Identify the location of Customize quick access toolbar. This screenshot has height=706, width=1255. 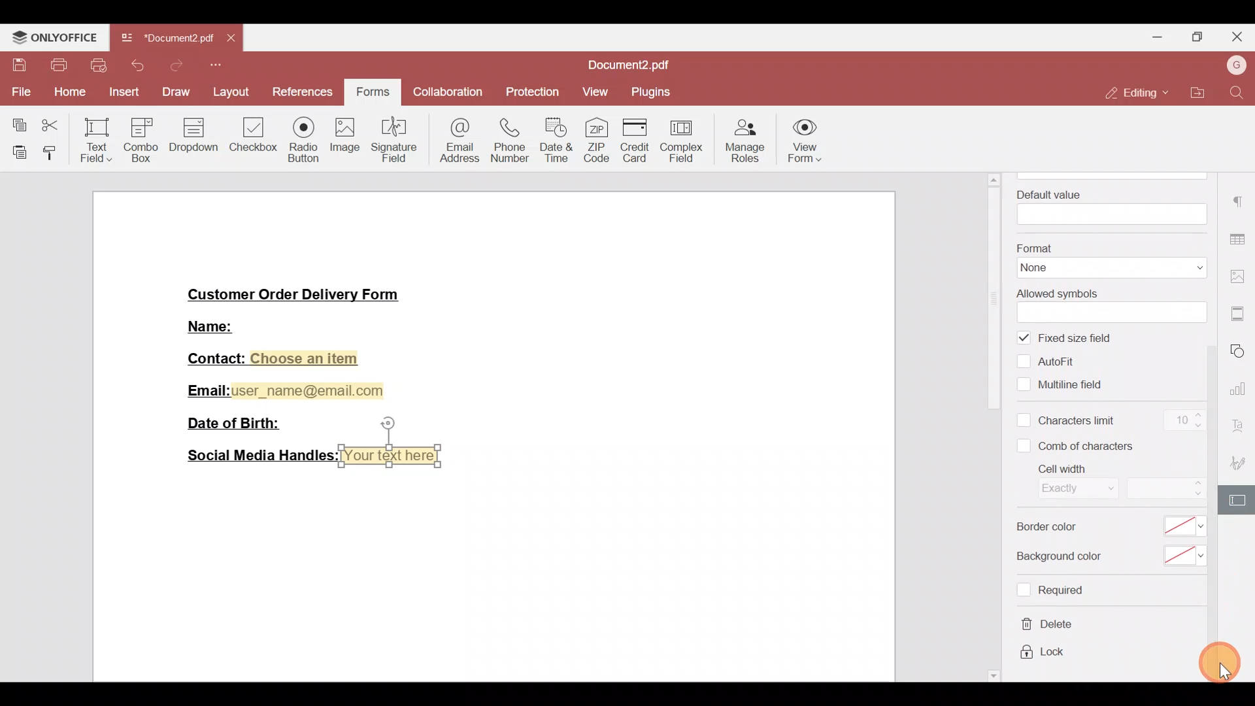
(216, 65).